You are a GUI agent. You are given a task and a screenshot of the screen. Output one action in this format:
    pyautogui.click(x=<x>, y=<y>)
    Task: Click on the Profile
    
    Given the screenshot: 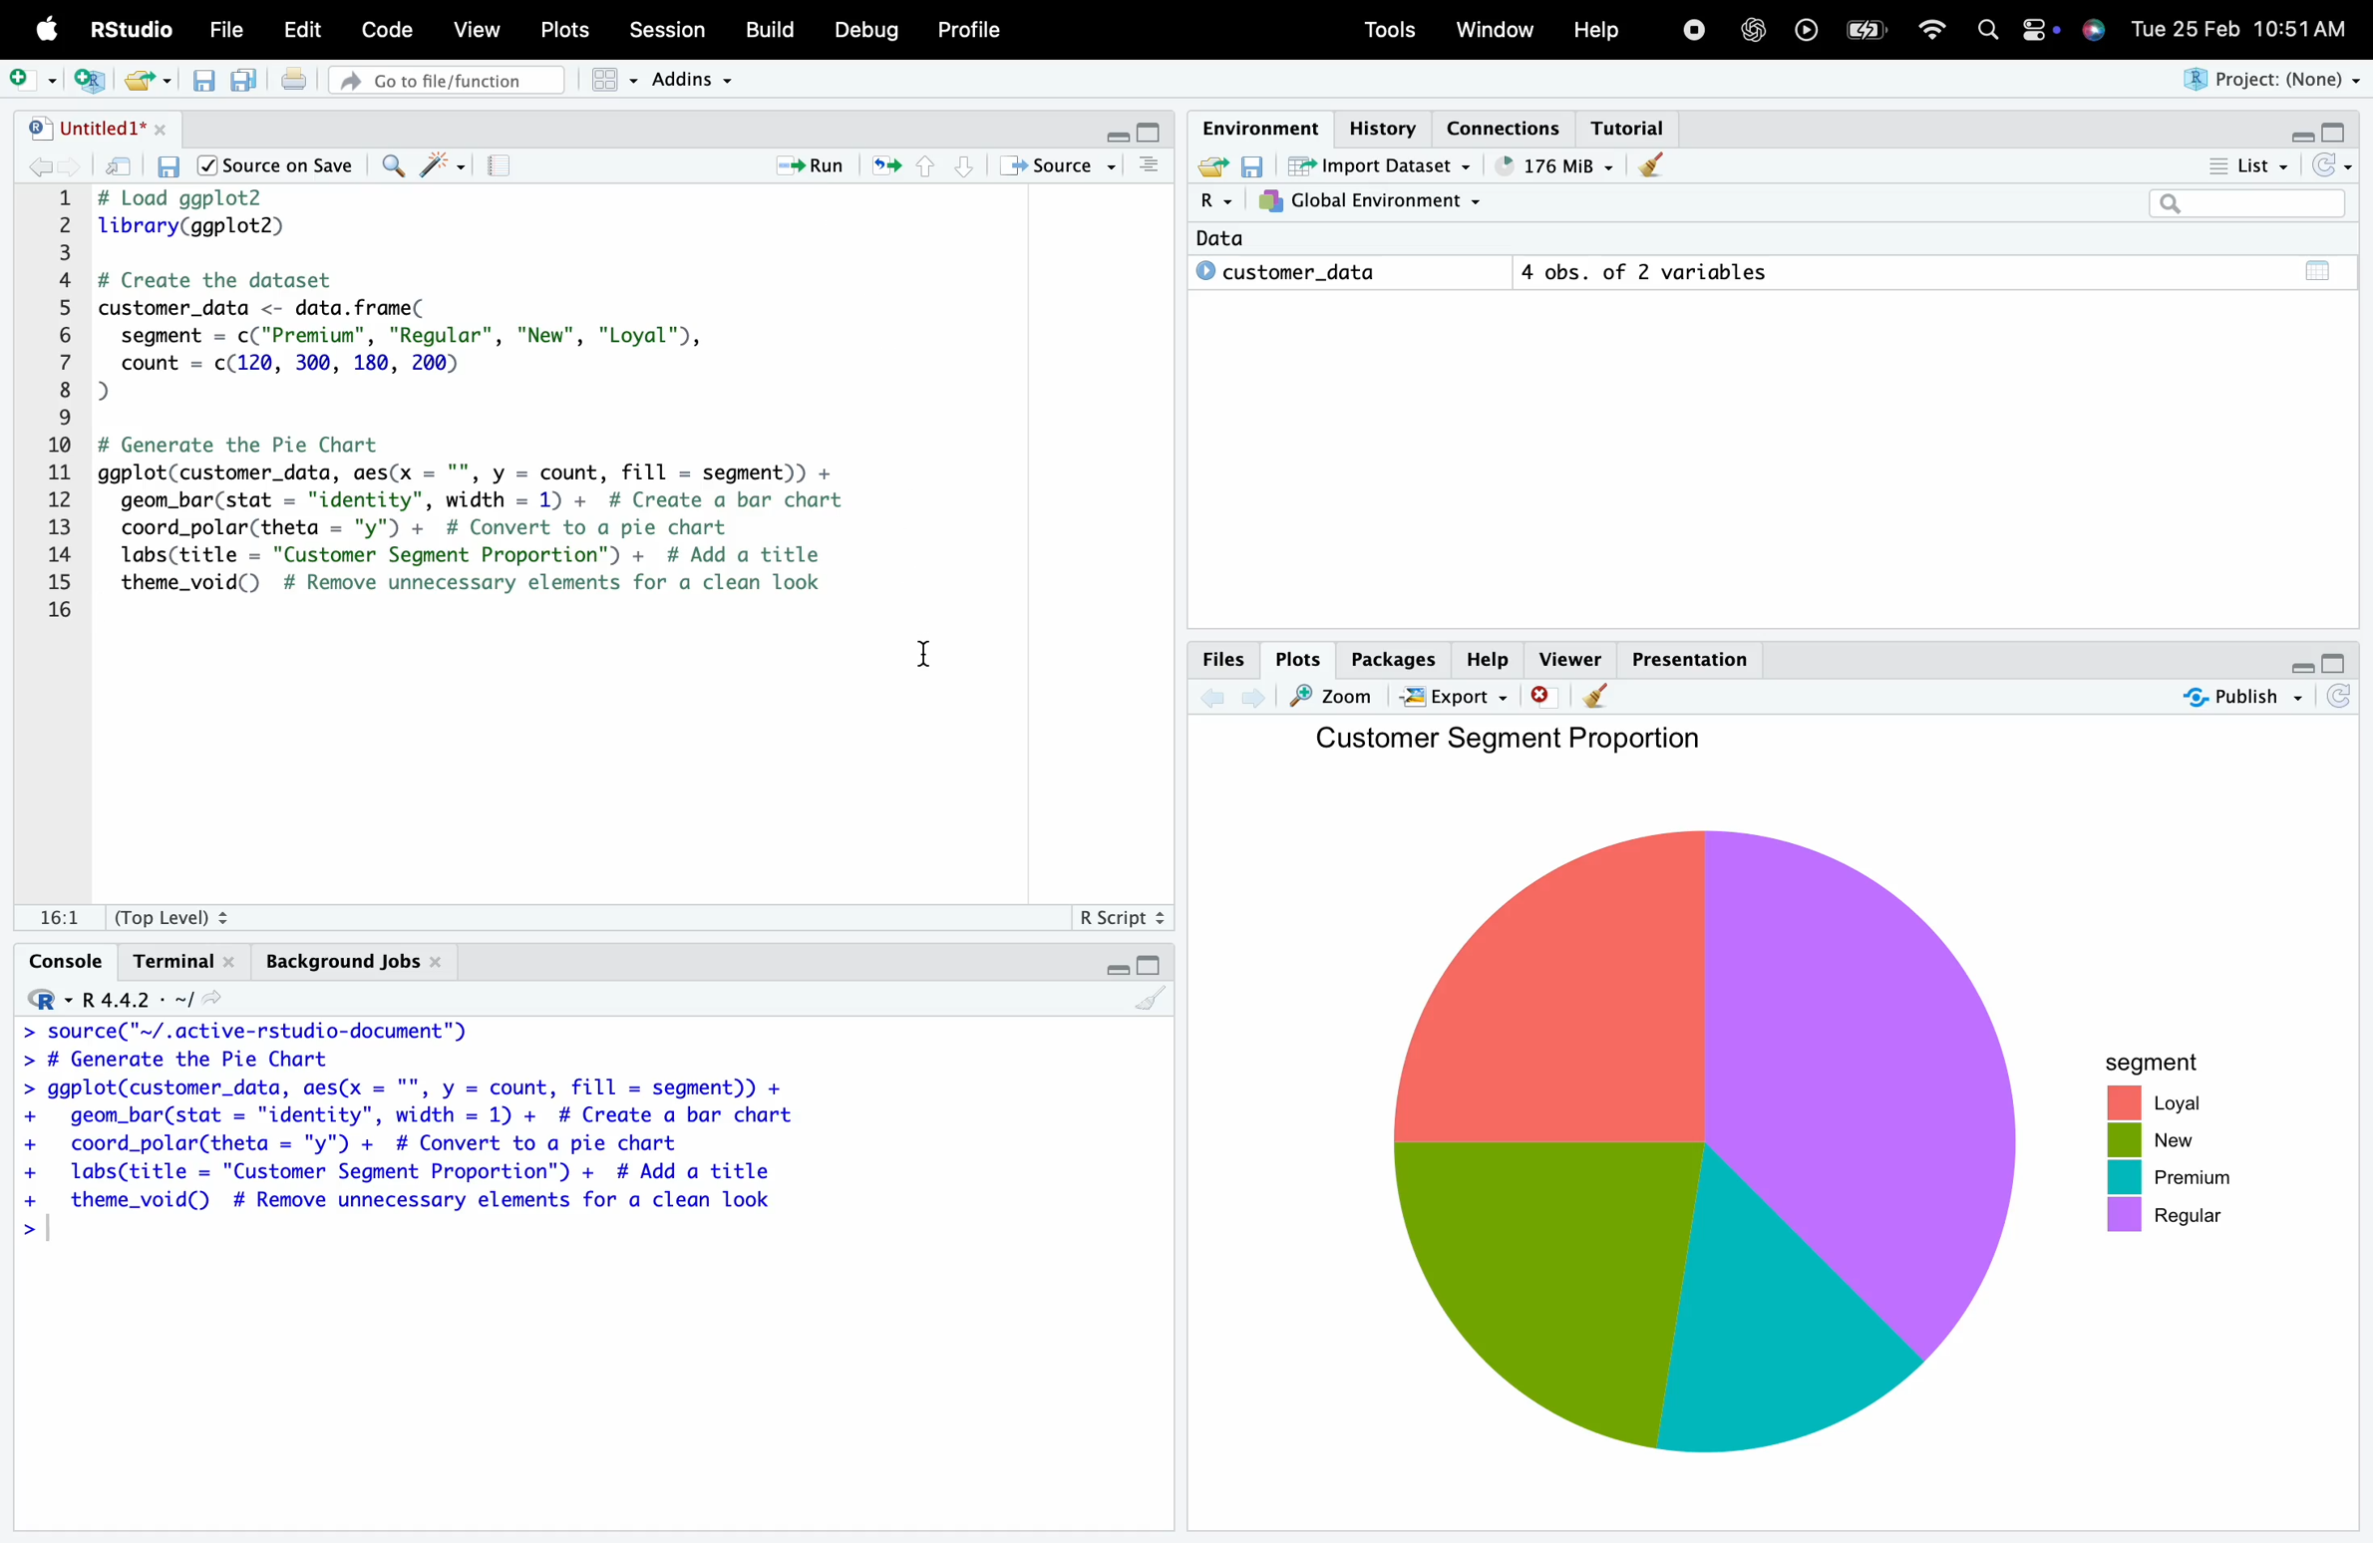 What is the action you would take?
    pyautogui.click(x=978, y=28)
    